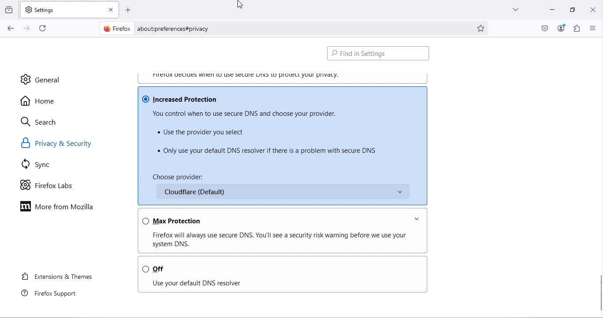  Describe the element at coordinates (282, 193) in the screenshot. I see `` at that location.